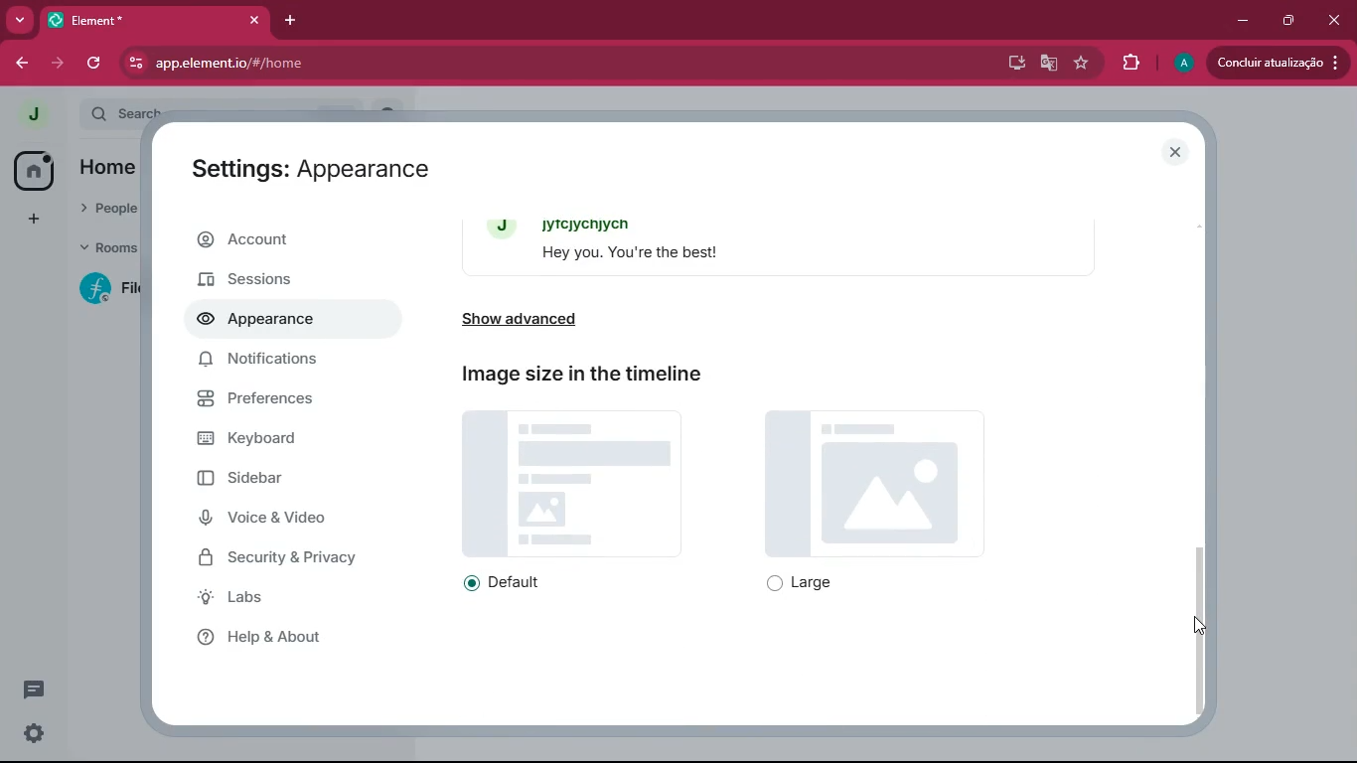 This screenshot has height=763, width=1357. I want to click on security & privacy, so click(293, 557).